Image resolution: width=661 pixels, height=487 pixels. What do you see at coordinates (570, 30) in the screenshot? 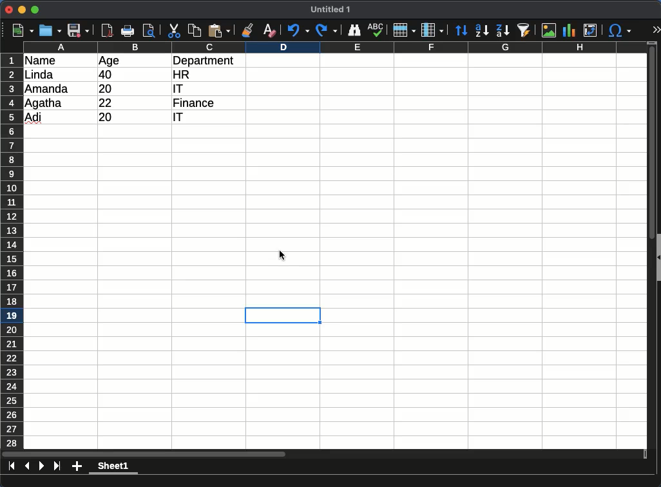
I see `chart` at bounding box center [570, 30].